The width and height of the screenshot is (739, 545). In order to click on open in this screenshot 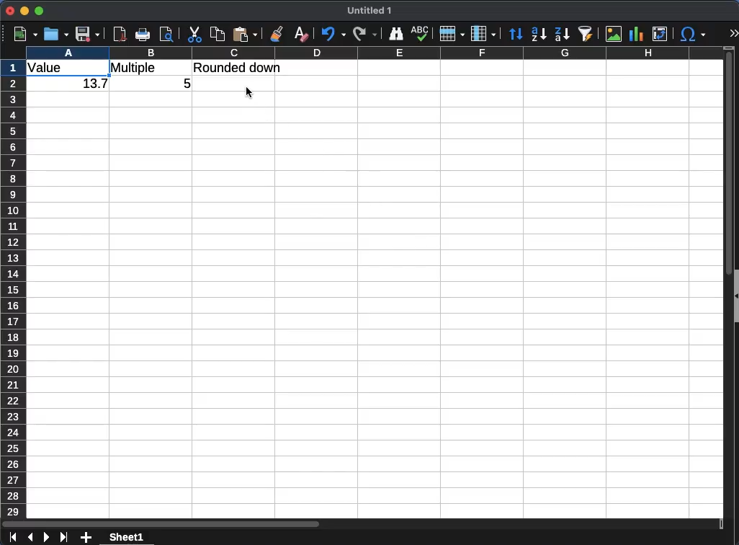, I will do `click(56, 34)`.